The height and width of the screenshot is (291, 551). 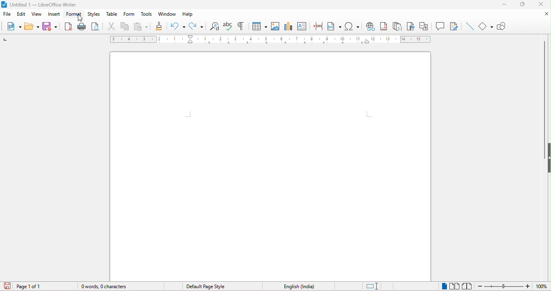 What do you see at coordinates (336, 25) in the screenshot?
I see `field` at bounding box center [336, 25].